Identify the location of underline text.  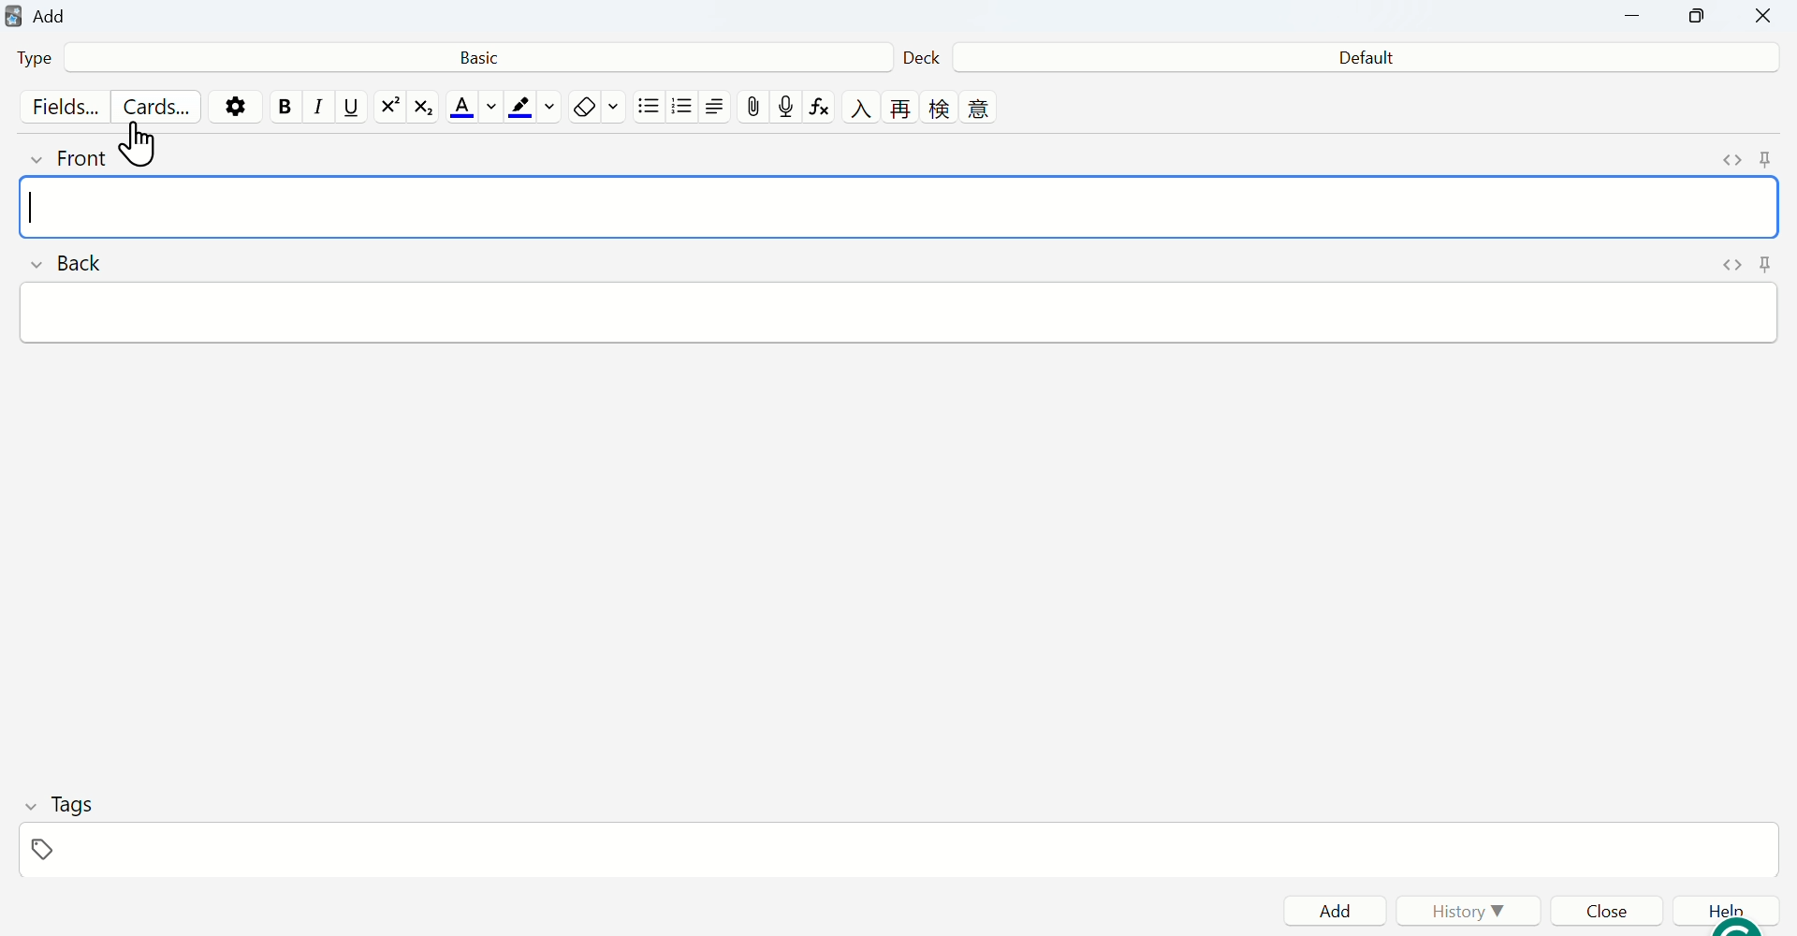
(352, 107).